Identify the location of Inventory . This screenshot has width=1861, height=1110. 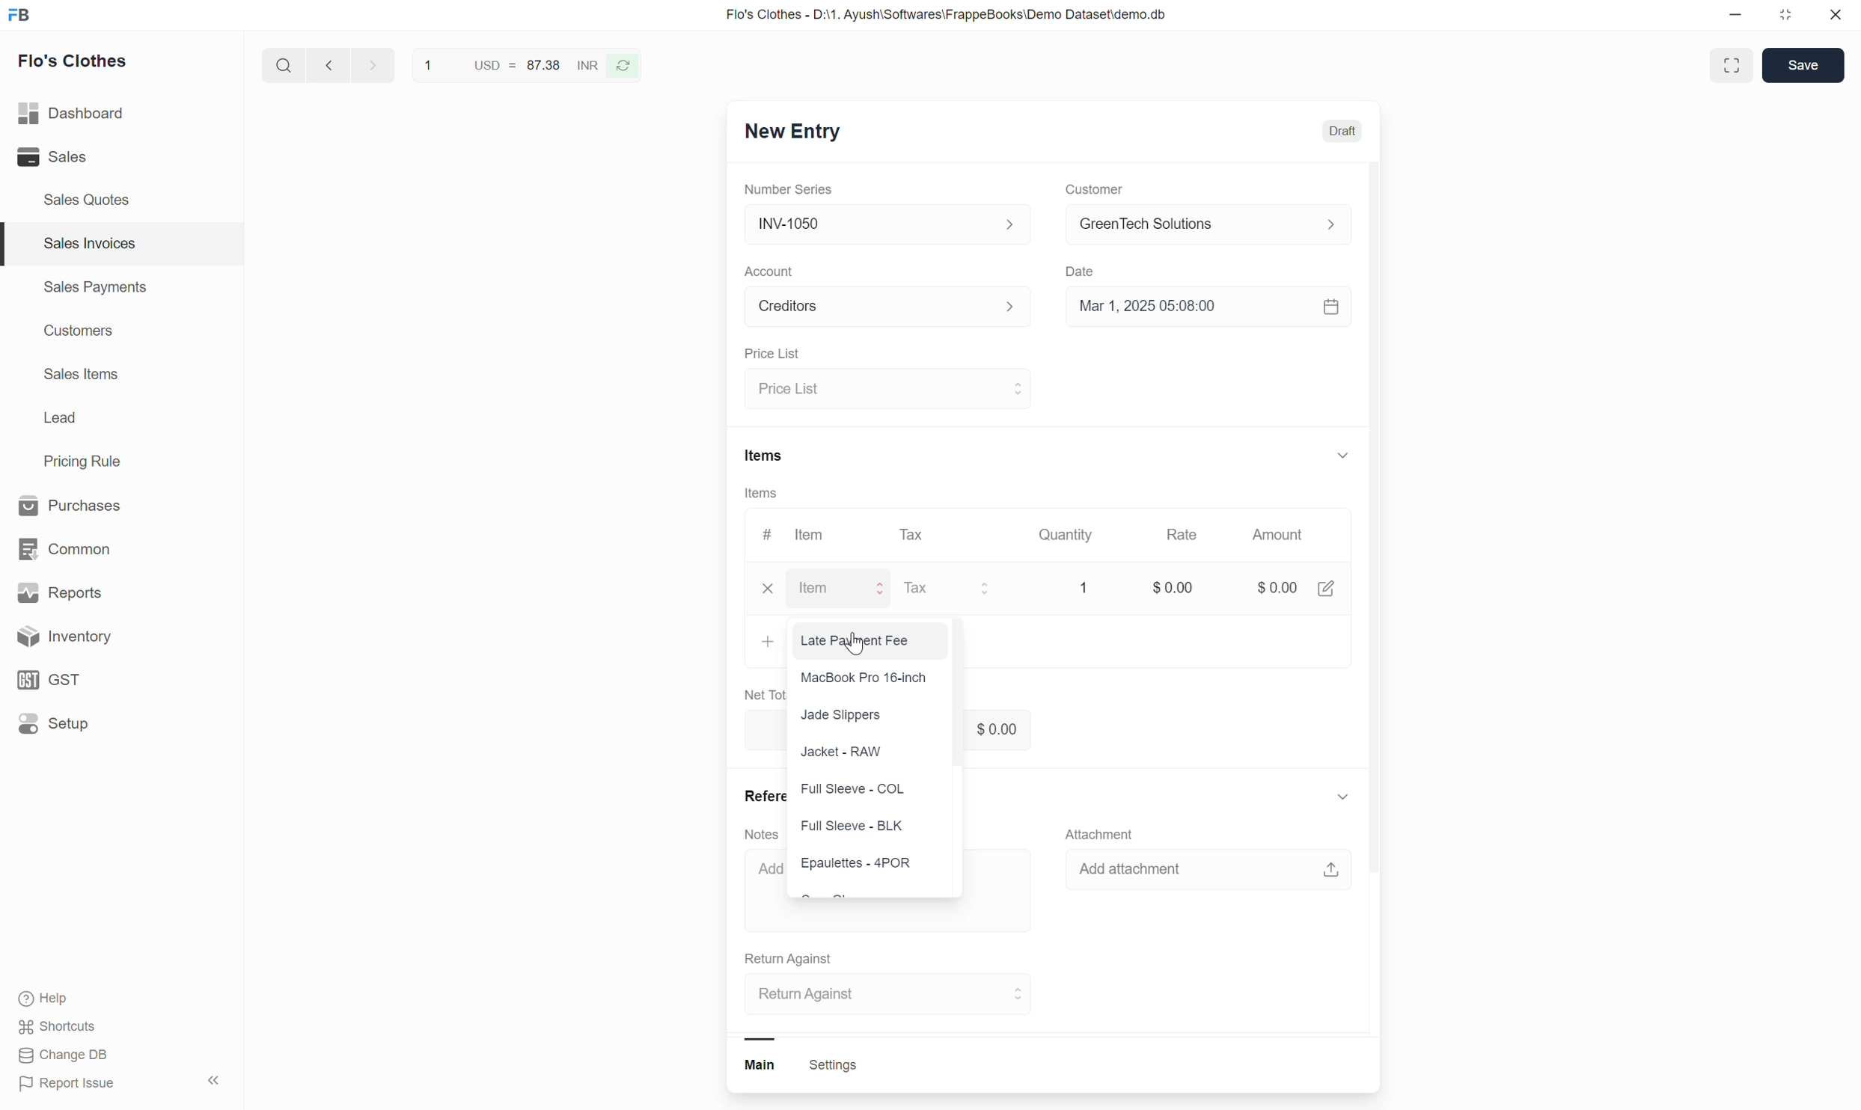
(112, 637).